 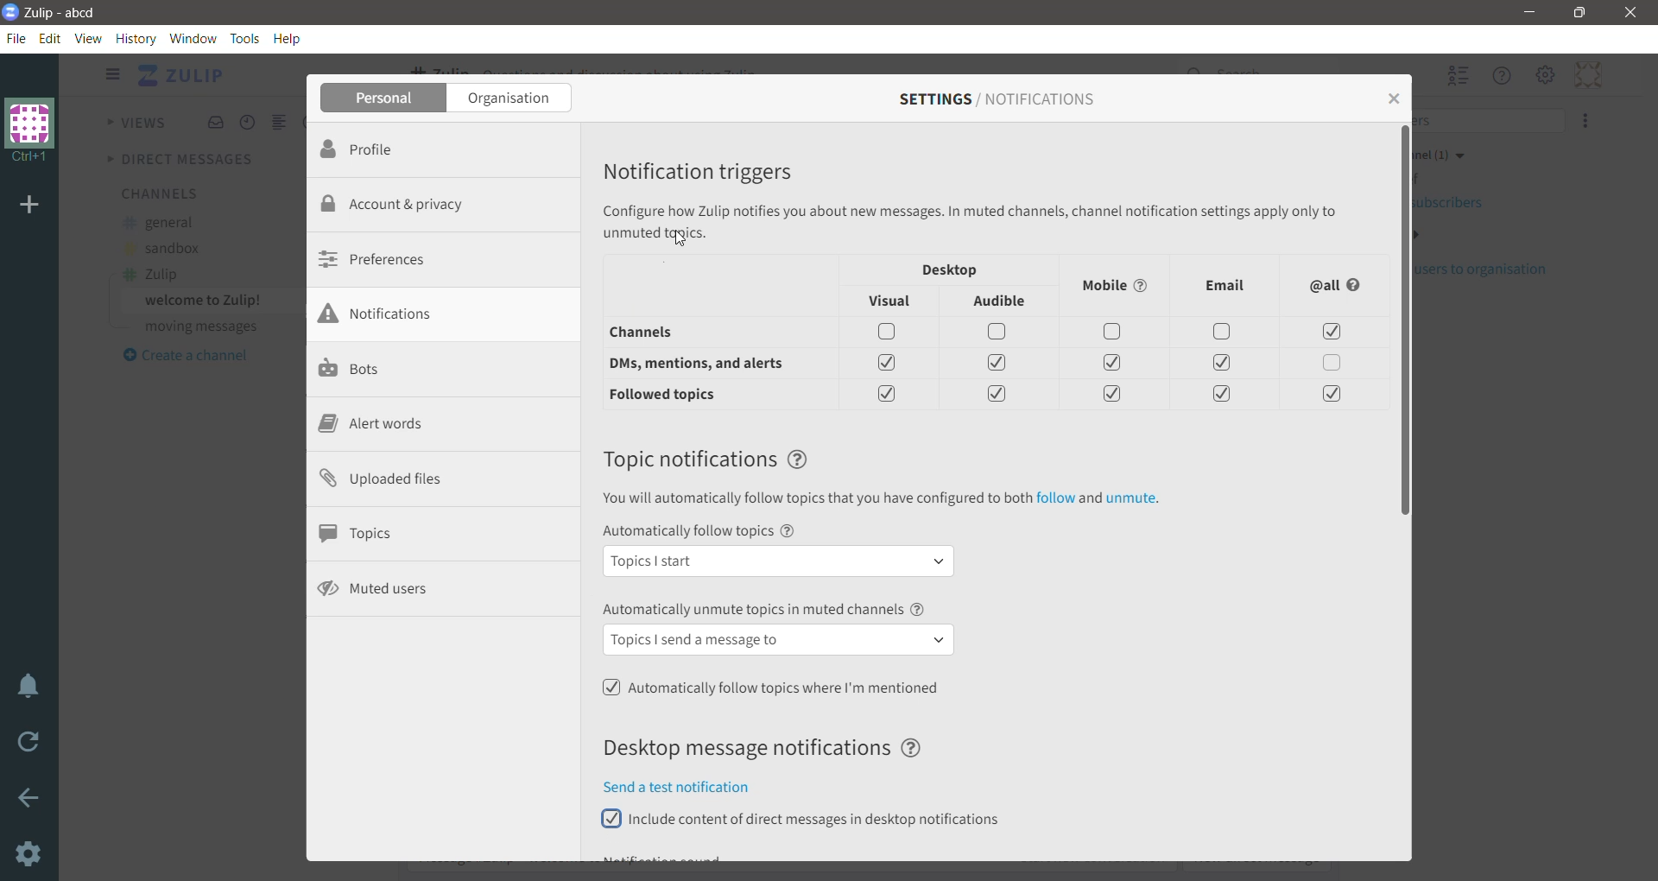 What do you see at coordinates (1330, 333) in the screenshot?
I see `check box` at bounding box center [1330, 333].